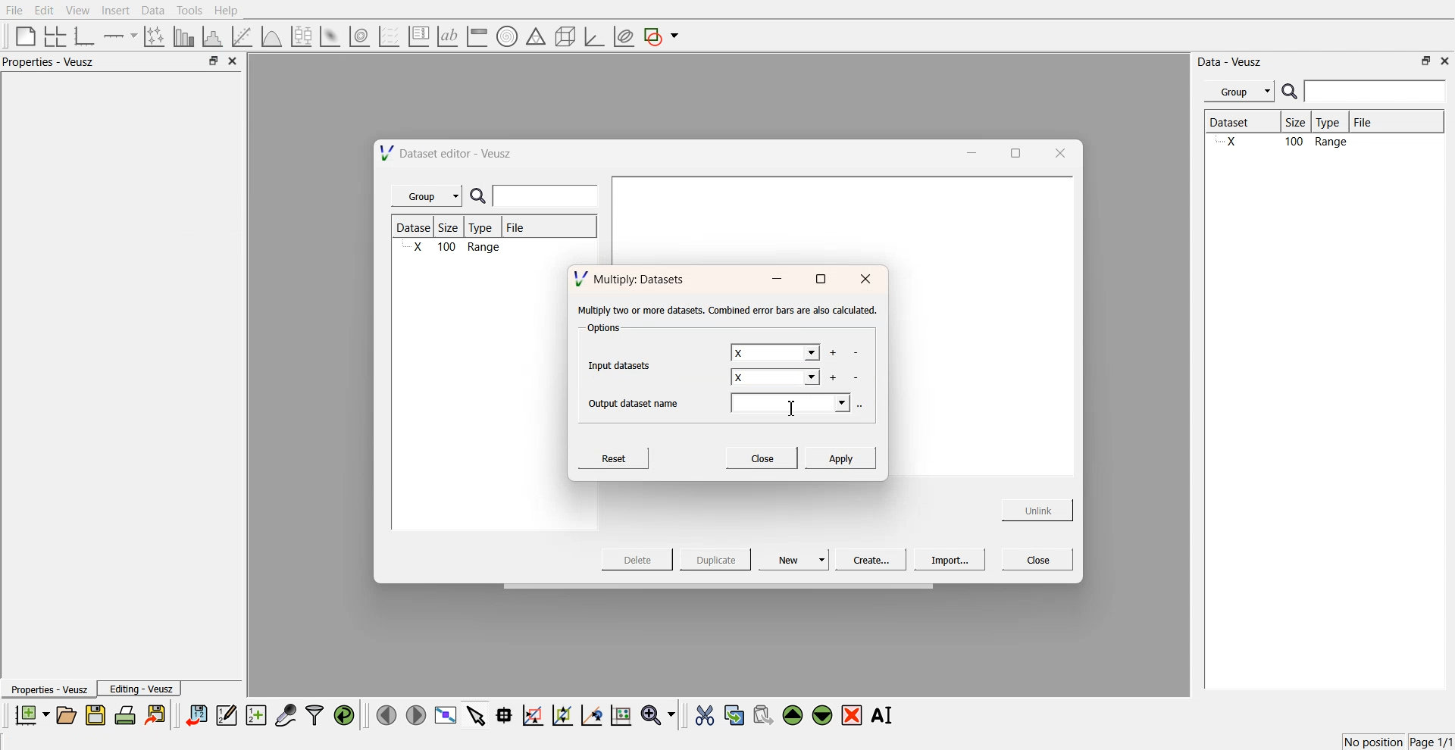  I want to click on Import..., so click(950, 560).